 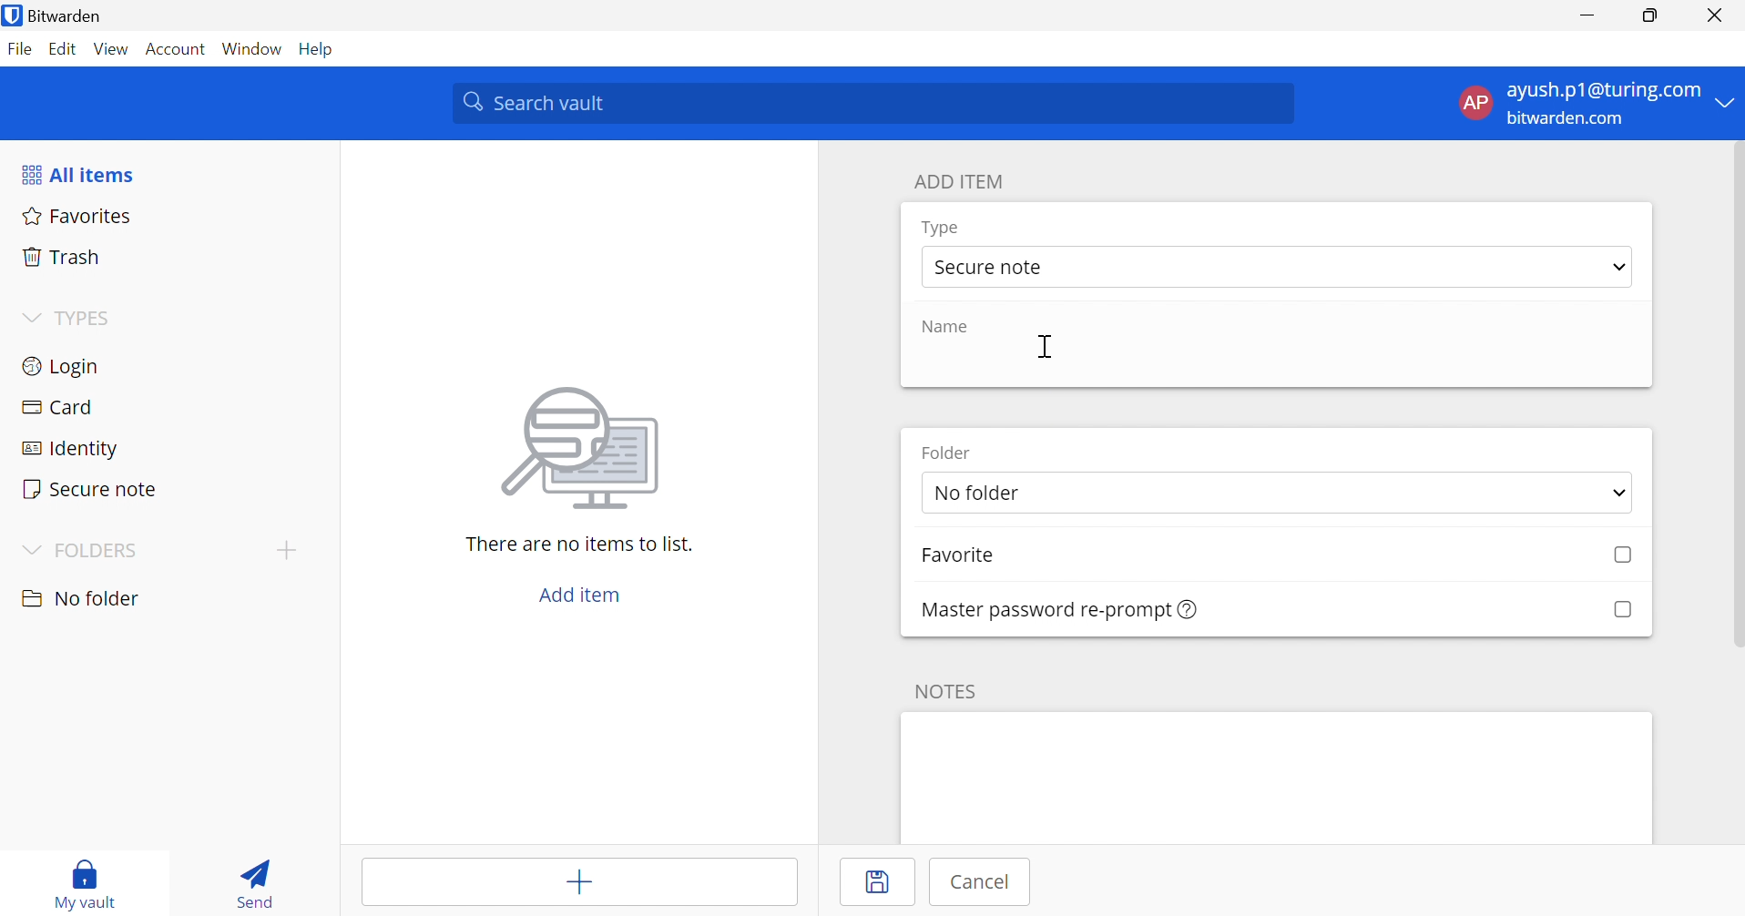 What do you see at coordinates (1048, 348) in the screenshot?
I see `Cursor` at bounding box center [1048, 348].